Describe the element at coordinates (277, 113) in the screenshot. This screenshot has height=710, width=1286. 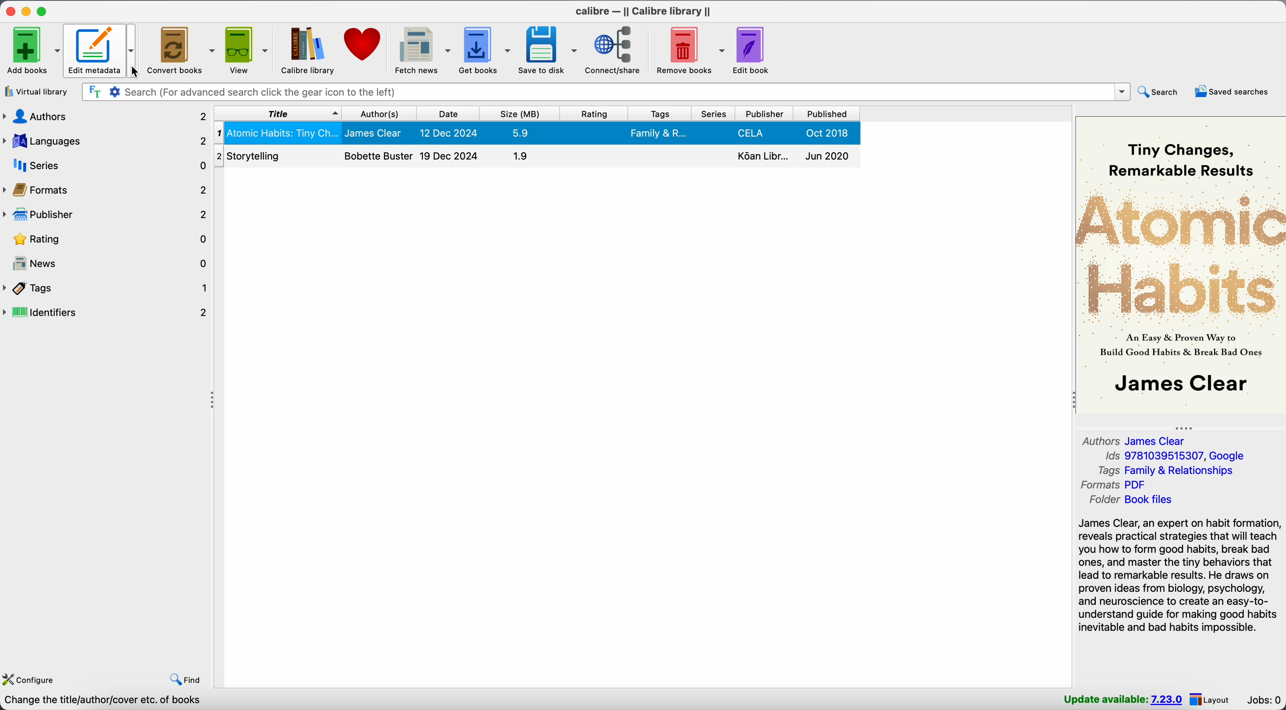
I see `title` at that location.